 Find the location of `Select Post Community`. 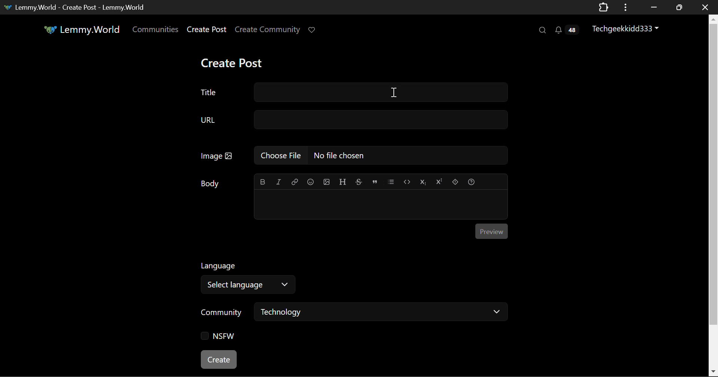

Select Post Community is located at coordinates (354, 313).